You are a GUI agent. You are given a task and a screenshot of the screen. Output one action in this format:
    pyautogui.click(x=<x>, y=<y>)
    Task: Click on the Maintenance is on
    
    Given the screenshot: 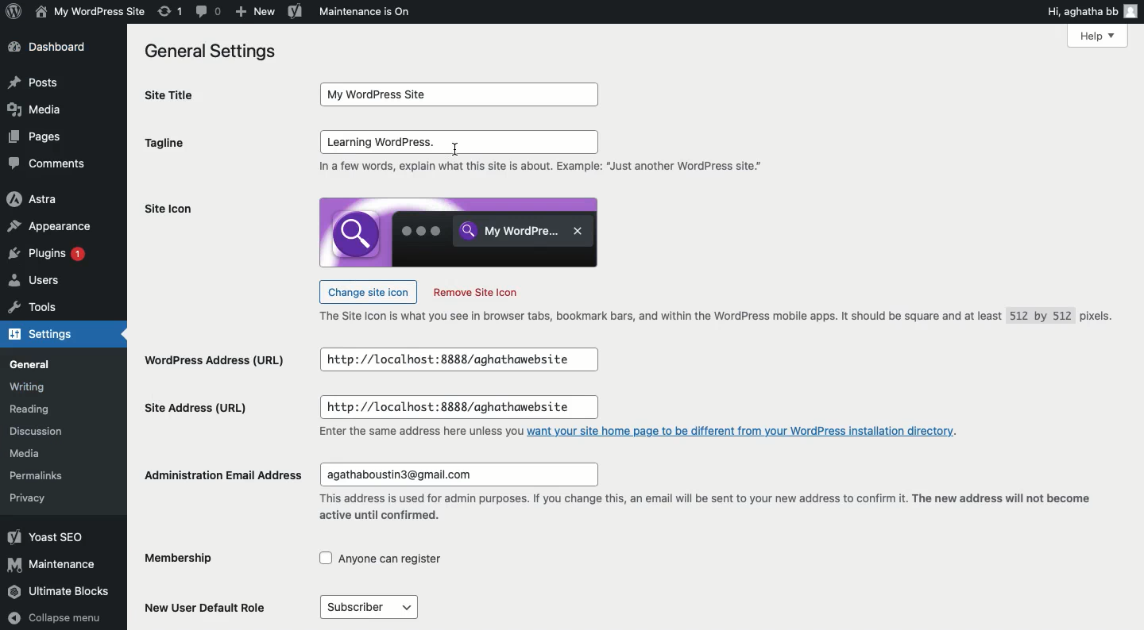 What is the action you would take?
    pyautogui.click(x=365, y=11)
    